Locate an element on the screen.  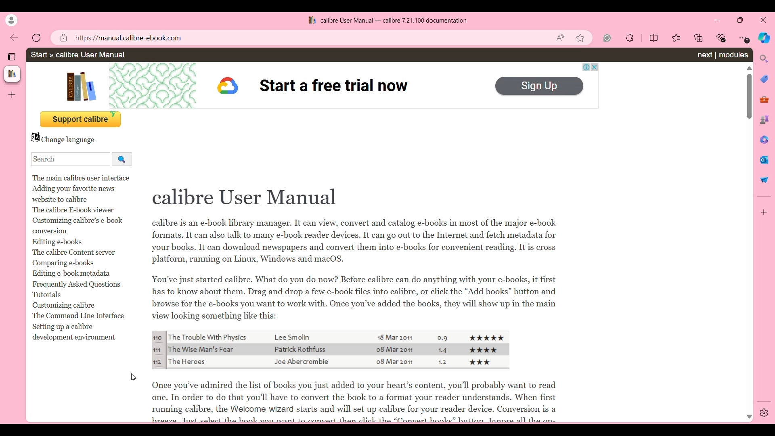
Quick slide to bottom is located at coordinates (749, 417).